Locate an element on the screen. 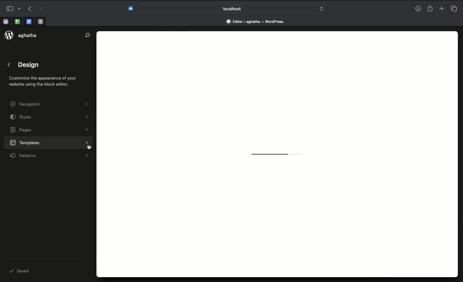 Image resolution: width=463 pixels, height=282 pixels. logo is located at coordinates (8, 35).